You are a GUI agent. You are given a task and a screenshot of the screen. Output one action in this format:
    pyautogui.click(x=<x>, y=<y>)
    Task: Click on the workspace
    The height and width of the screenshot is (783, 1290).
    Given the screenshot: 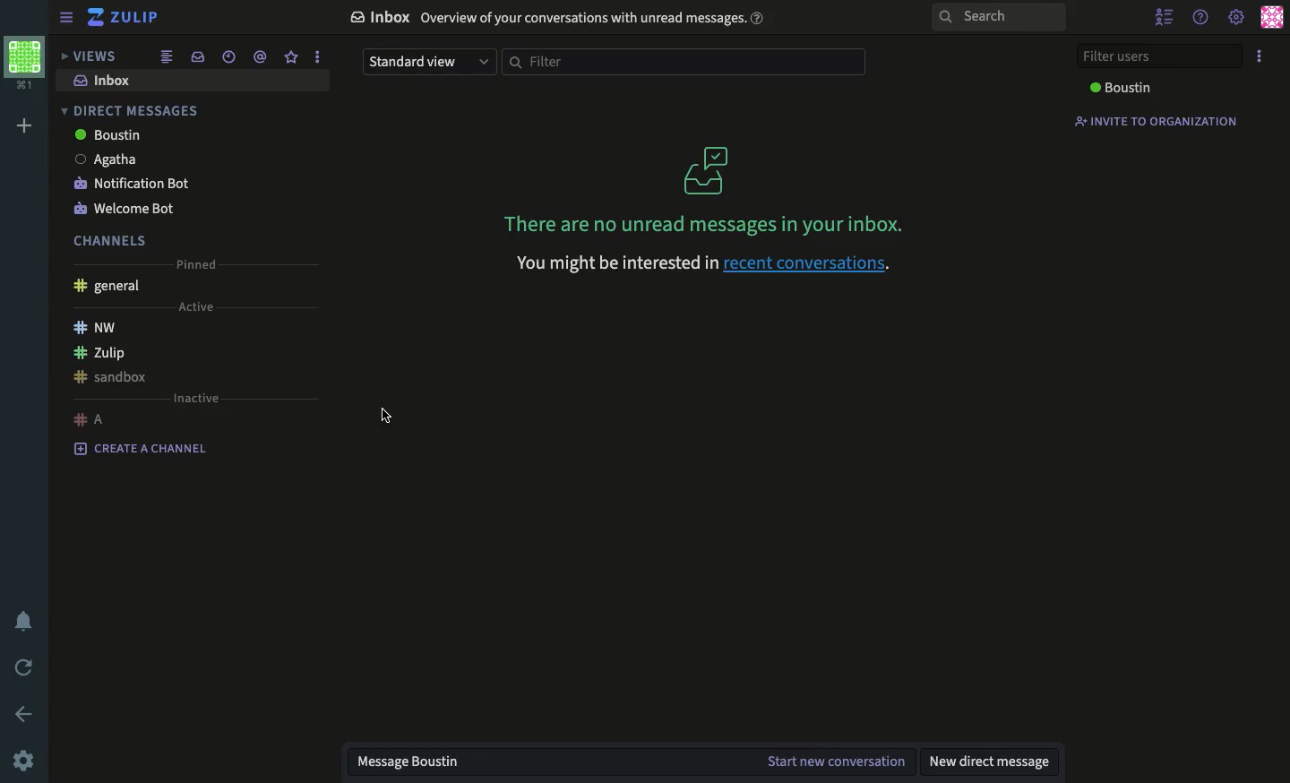 What is the action you would take?
    pyautogui.click(x=24, y=64)
    